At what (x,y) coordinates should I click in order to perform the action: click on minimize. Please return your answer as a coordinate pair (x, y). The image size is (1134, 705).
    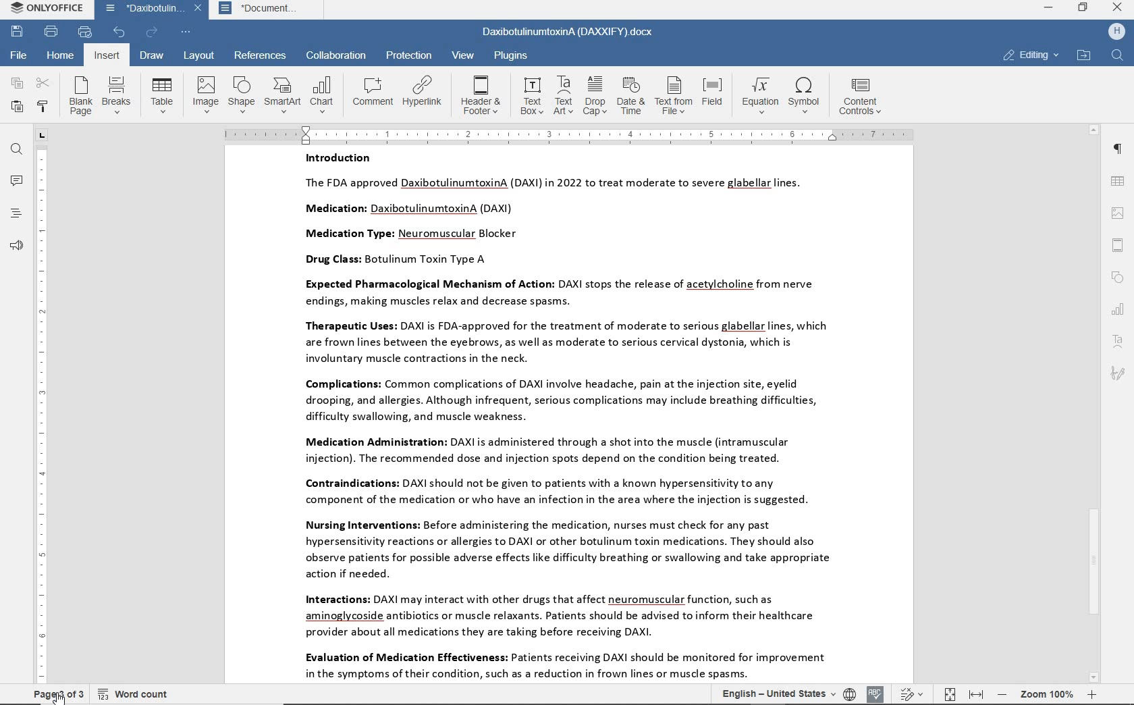
    Looking at the image, I should click on (1049, 7).